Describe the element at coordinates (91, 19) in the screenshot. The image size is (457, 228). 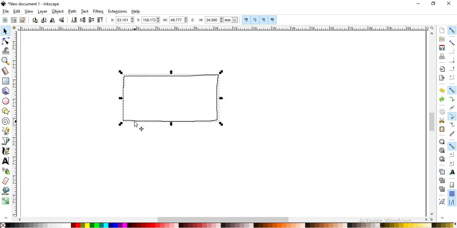
I see `raise selection one step` at that location.